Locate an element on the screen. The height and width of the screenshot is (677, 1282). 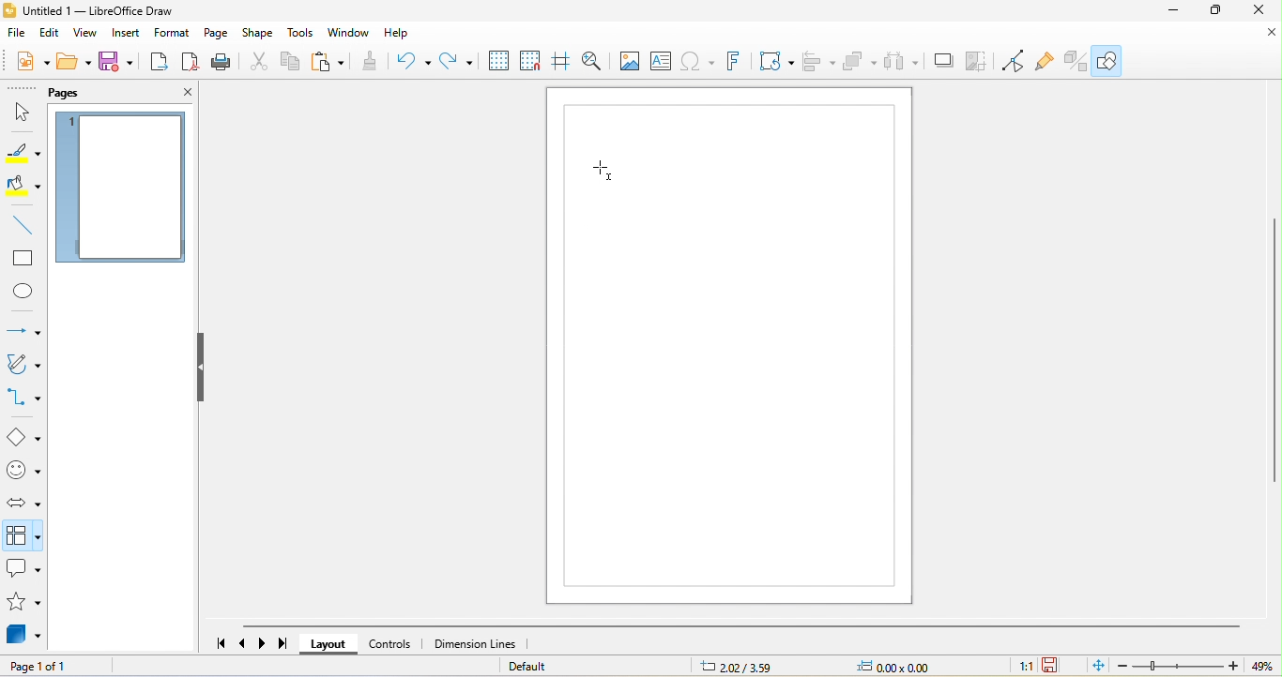
basic shape is located at coordinates (24, 438).